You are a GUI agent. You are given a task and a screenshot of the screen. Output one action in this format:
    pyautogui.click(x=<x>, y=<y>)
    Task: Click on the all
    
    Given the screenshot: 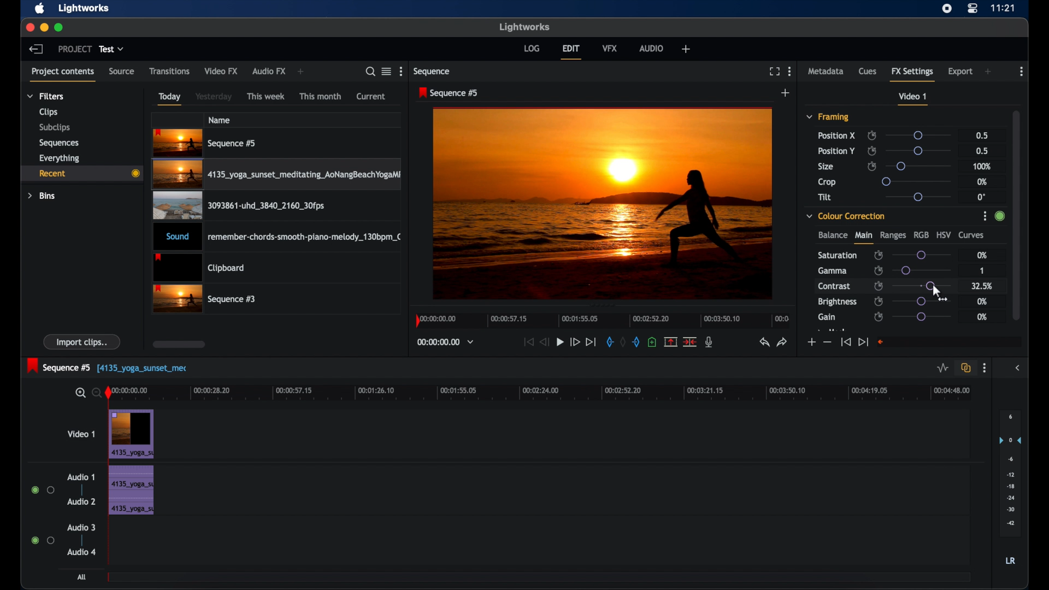 What is the action you would take?
    pyautogui.click(x=83, y=577)
    